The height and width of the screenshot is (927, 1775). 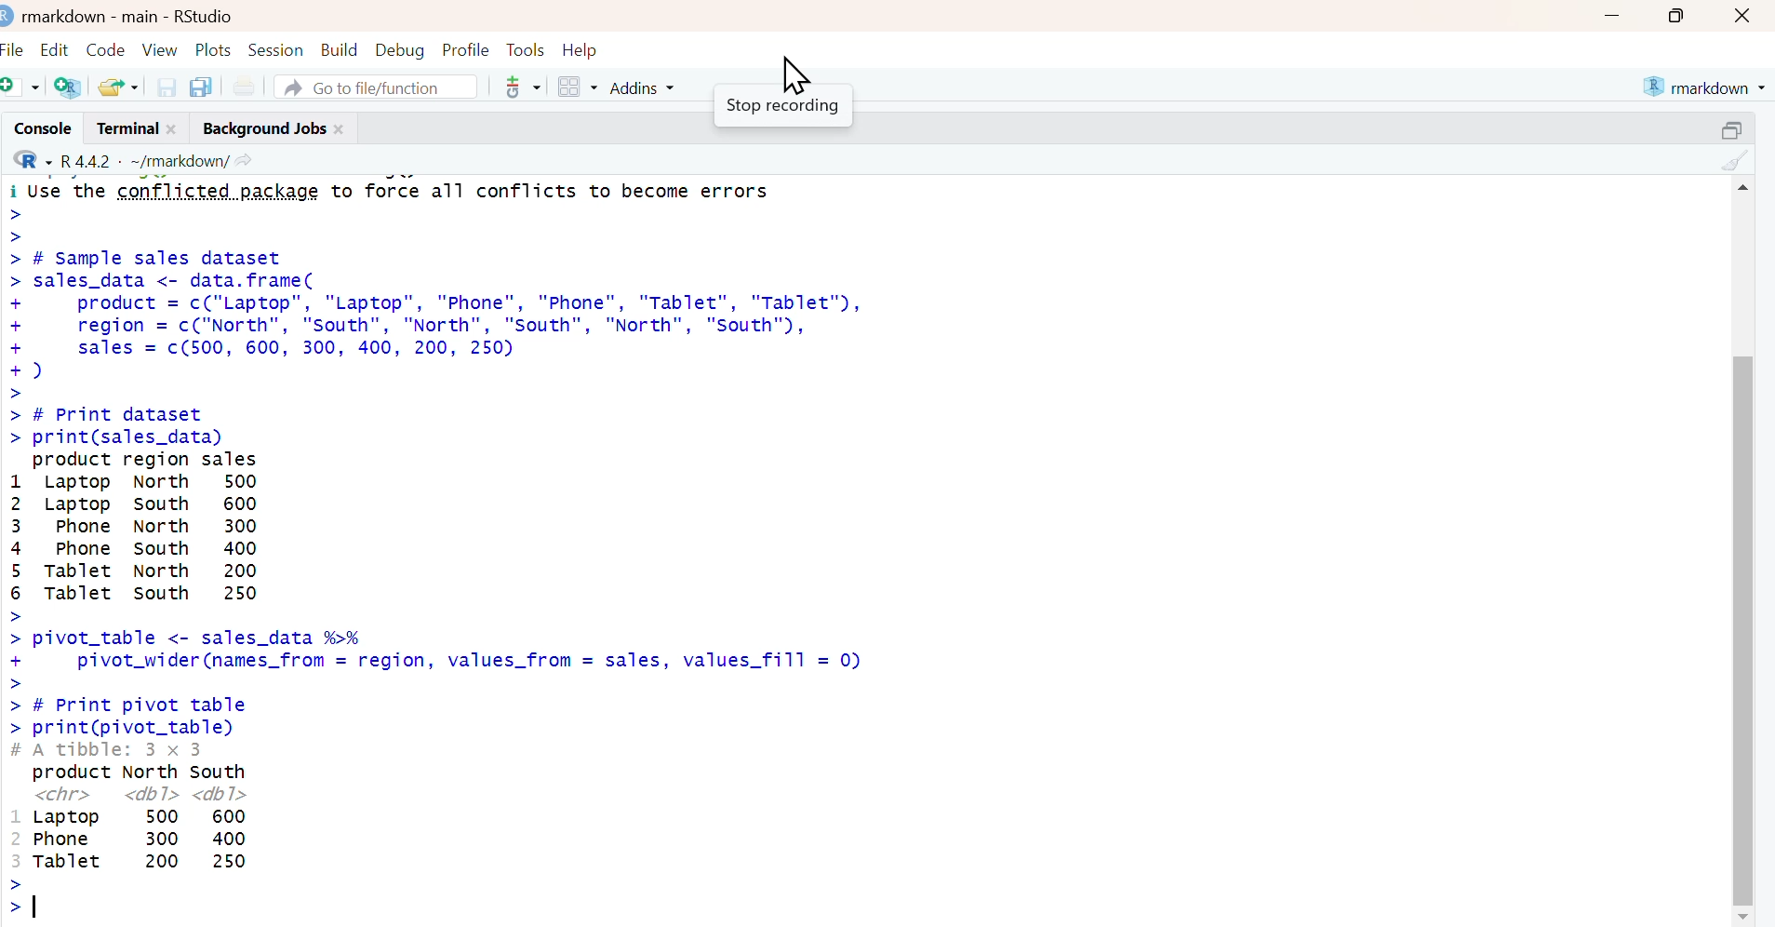 What do you see at coordinates (1683, 15) in the screenshot?
I see `maximize` at bounding box center [1683, 15].